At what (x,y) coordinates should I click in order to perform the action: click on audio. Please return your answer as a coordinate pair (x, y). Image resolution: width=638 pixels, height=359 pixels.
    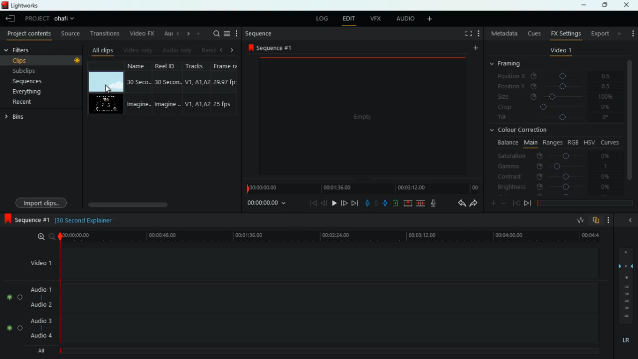
    Looking at the image, I should click on (175, 50).